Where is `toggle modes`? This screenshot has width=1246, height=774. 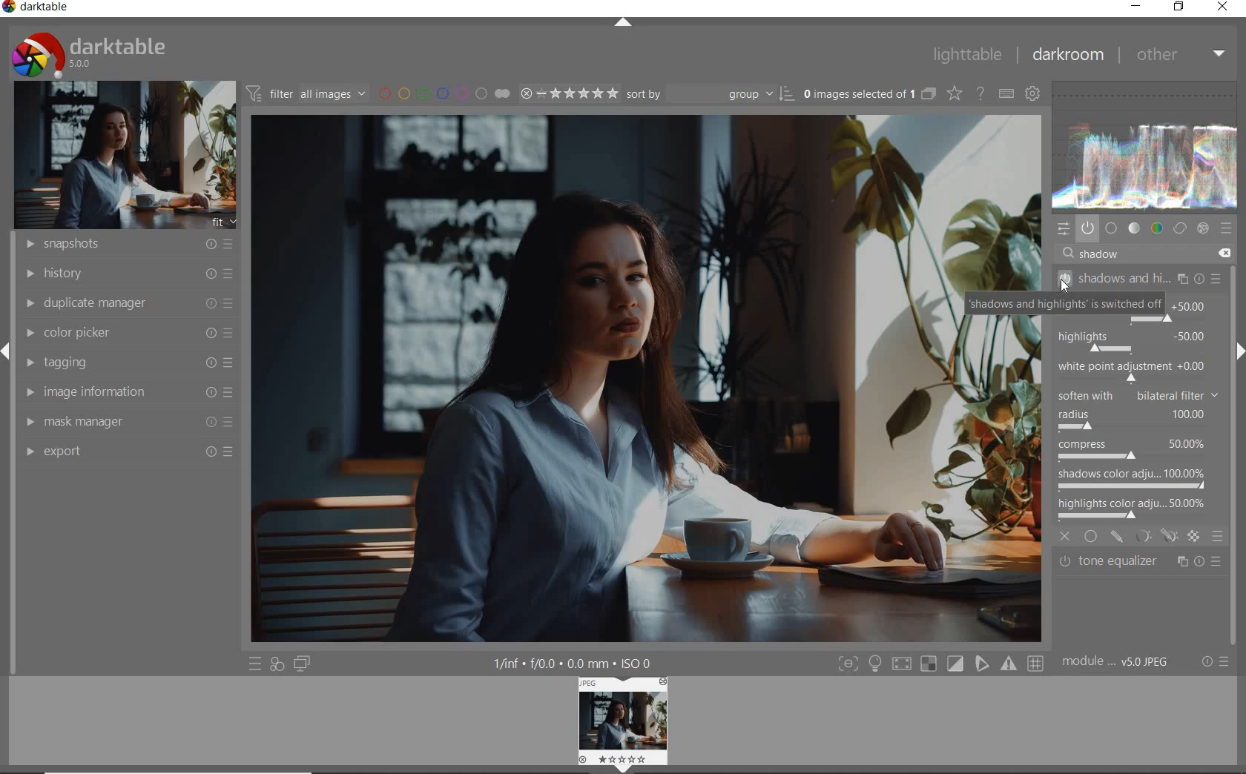 toggle modes is located at coordinates (940, 664).